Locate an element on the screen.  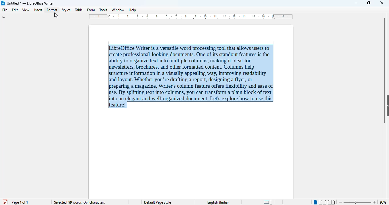
window is located at coordinates (118, 10).